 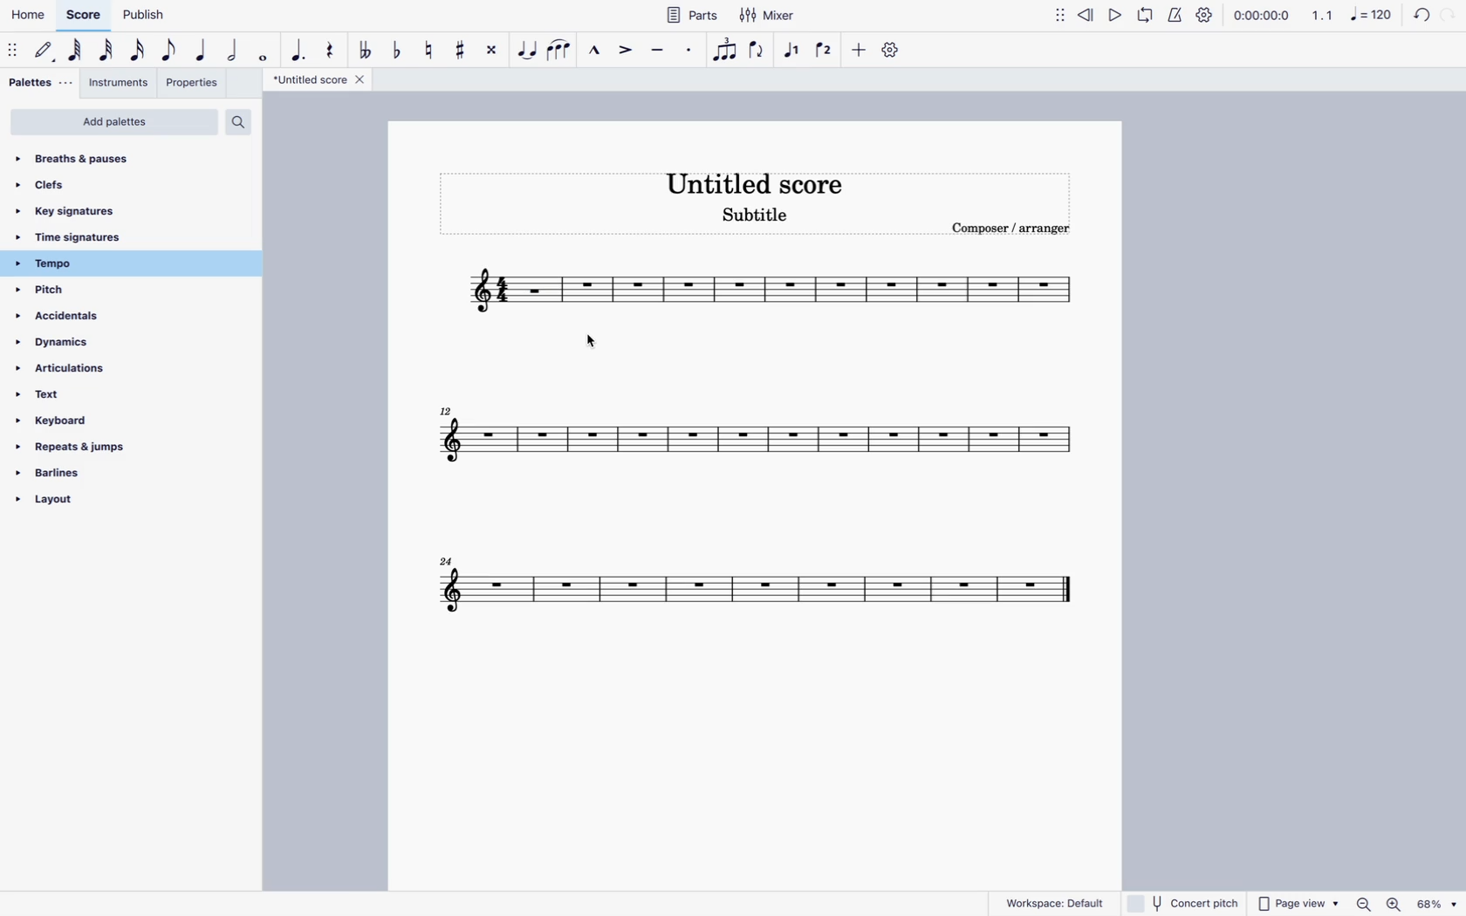 I want to click on , so click(x=1397, y=903).